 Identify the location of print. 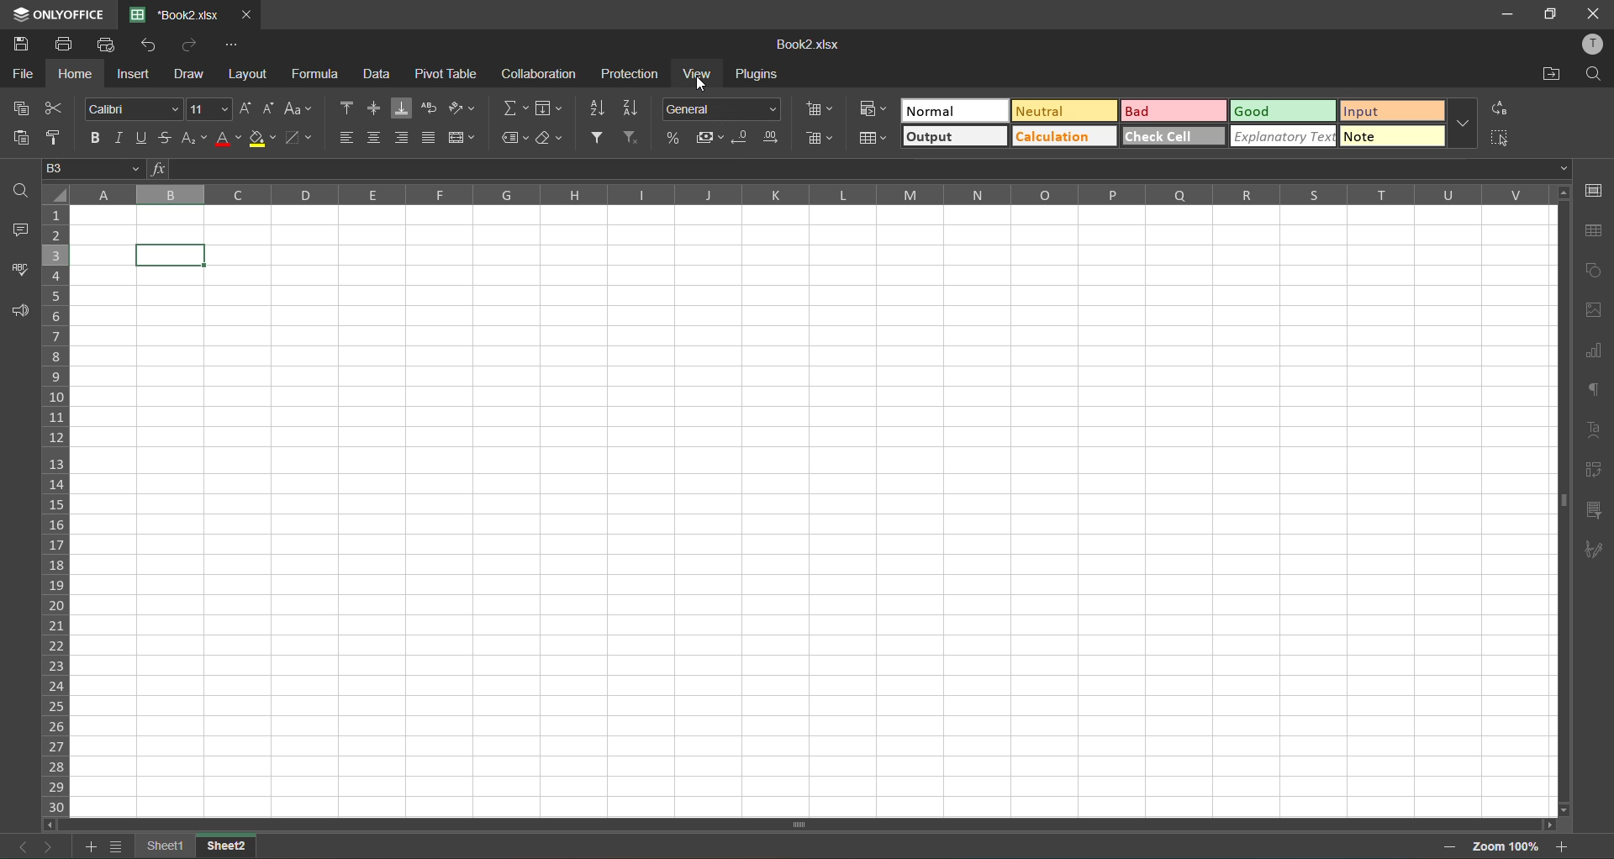
(64, 46).